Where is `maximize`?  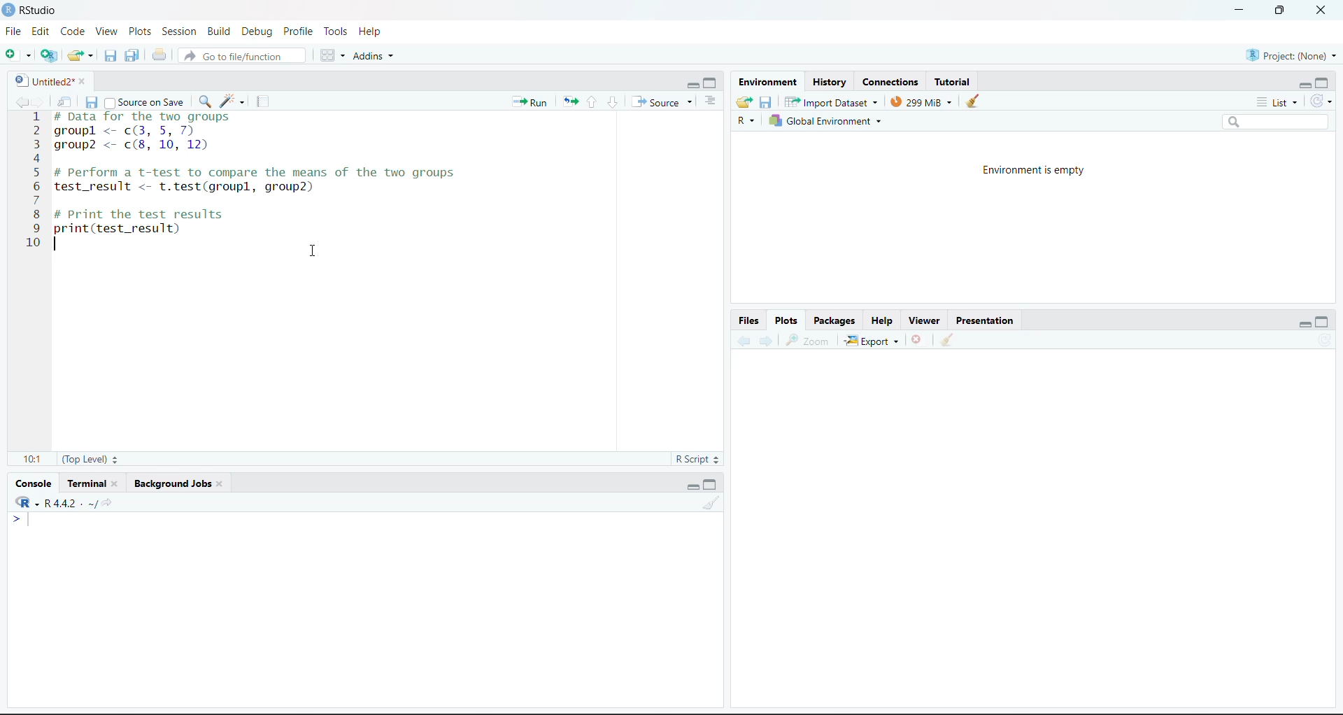
maximize is located at coordinates (1322, 84).